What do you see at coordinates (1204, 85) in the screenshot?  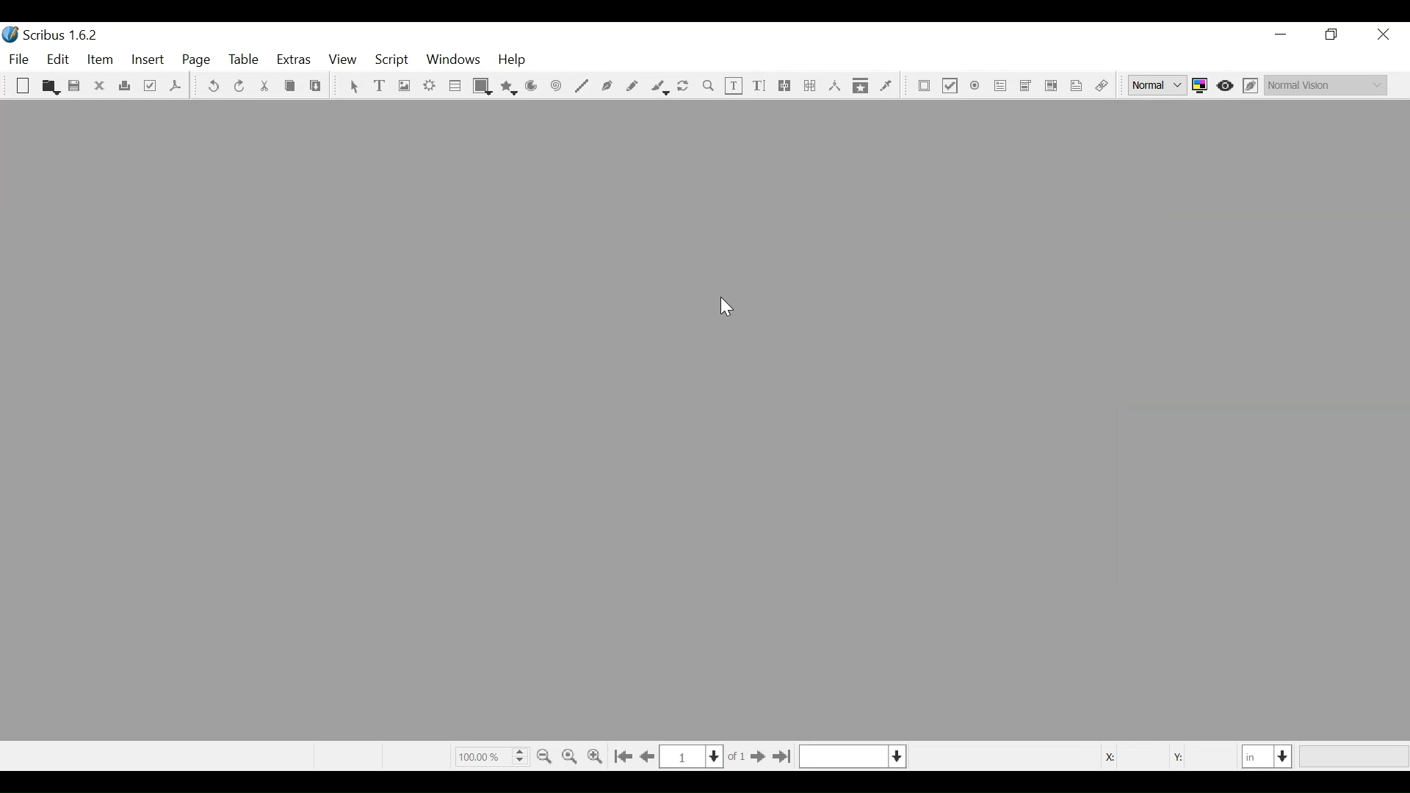 I see `Toggle color` at bounding box center [1204, 85].